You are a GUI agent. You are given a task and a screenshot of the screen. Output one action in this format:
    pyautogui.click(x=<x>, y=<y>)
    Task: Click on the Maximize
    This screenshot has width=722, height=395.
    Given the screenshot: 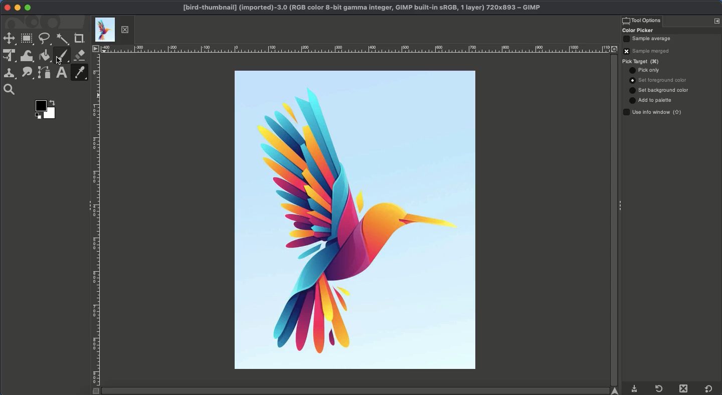 What is the action you would take?
    pyautogui.click(x=28, y=8)
    